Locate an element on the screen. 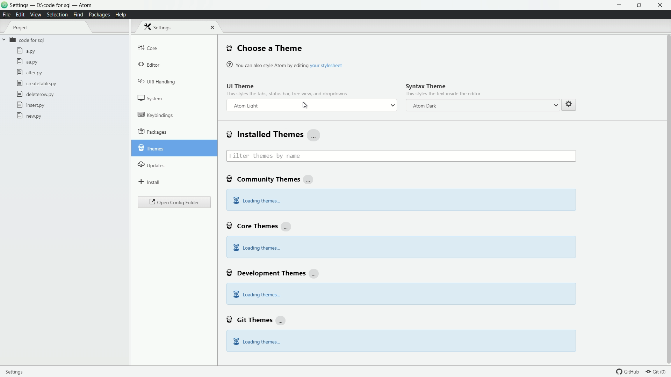  close is located at coordinates (211, 27).